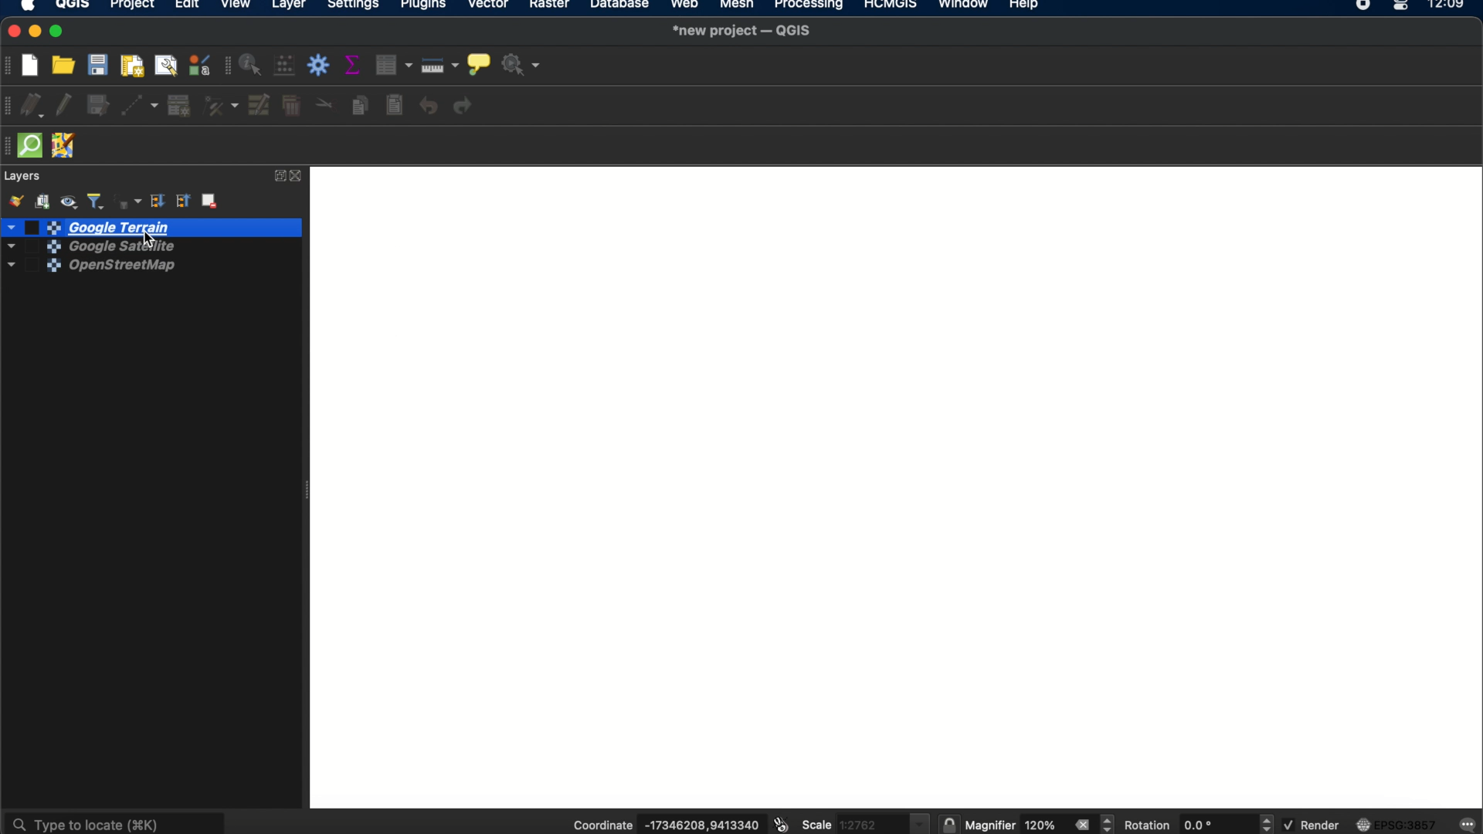 This screenshot has height=834, width=1483. Describe the element at coordinates (1468, 823) in the screenshot. I see `messages` at that location.